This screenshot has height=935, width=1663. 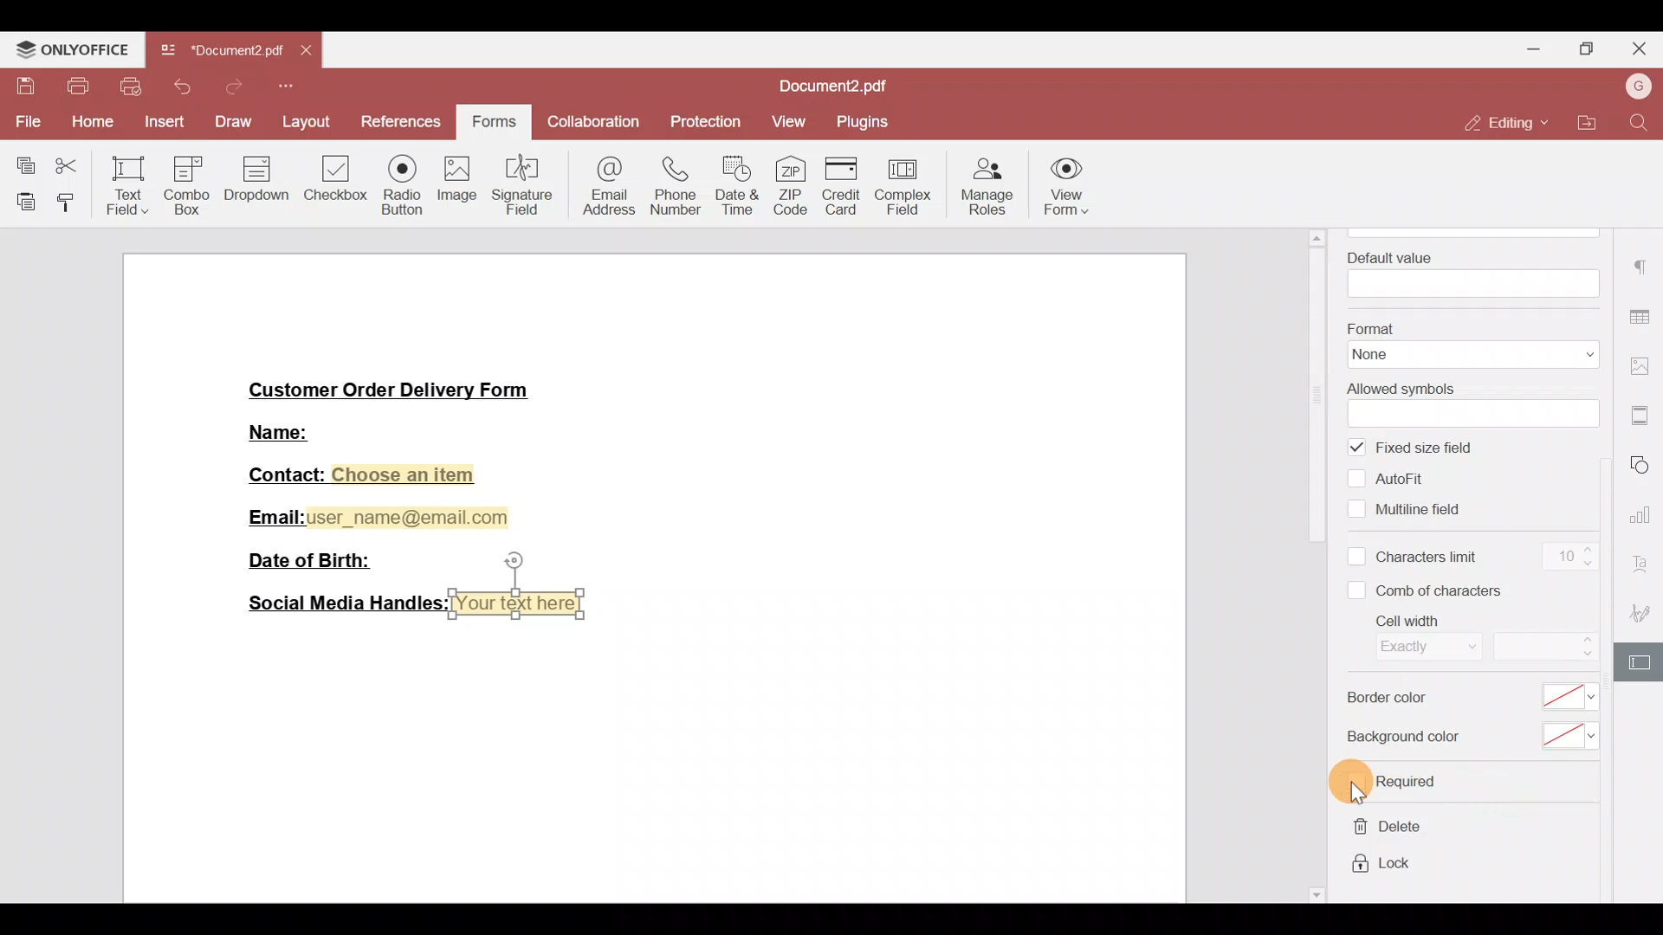 I want to click on Collaboration, so click(x=595, y=124).